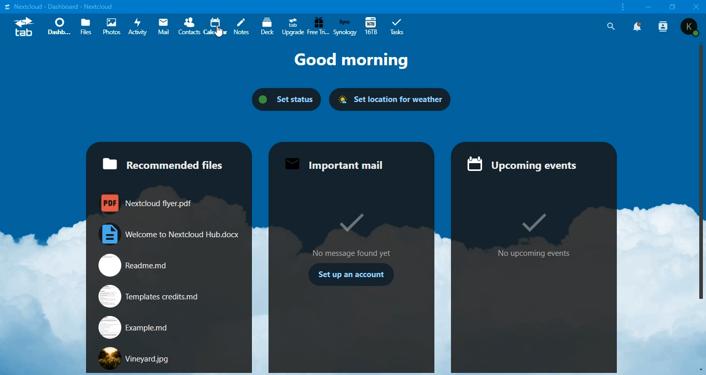 The image size is (706, 375). Describe the element at coordinates (216, 26) in the screenshot. I see `calendar` at that location.